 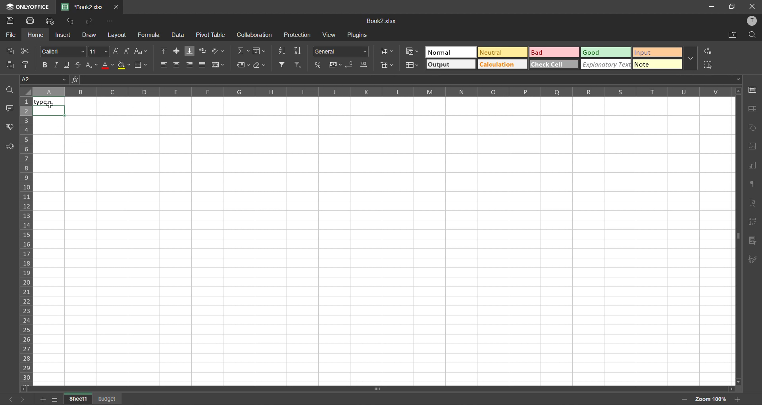 What do you see at coordinates (502, 65) in the screenshot?
I see `calculation` at bounding box center [502, 65].